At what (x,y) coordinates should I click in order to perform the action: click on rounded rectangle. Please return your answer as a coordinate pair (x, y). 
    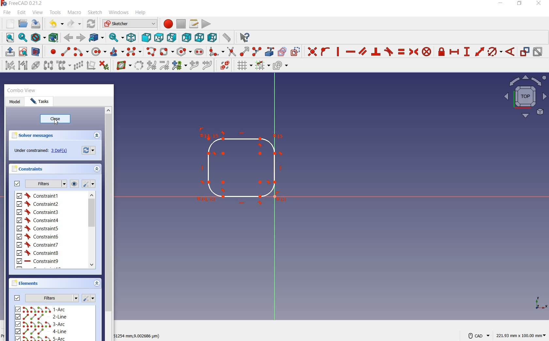
    Looking at the image, I should click on (241, 170).